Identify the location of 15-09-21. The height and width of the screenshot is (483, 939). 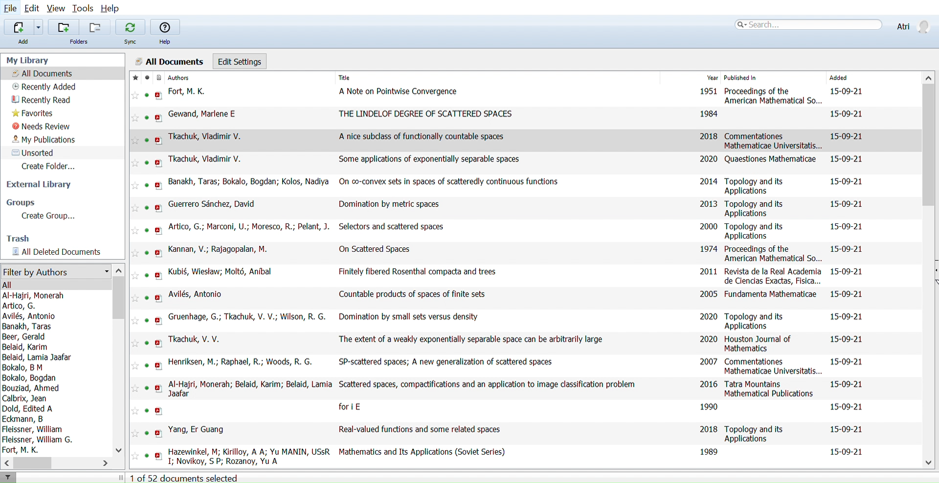
(848, 113).